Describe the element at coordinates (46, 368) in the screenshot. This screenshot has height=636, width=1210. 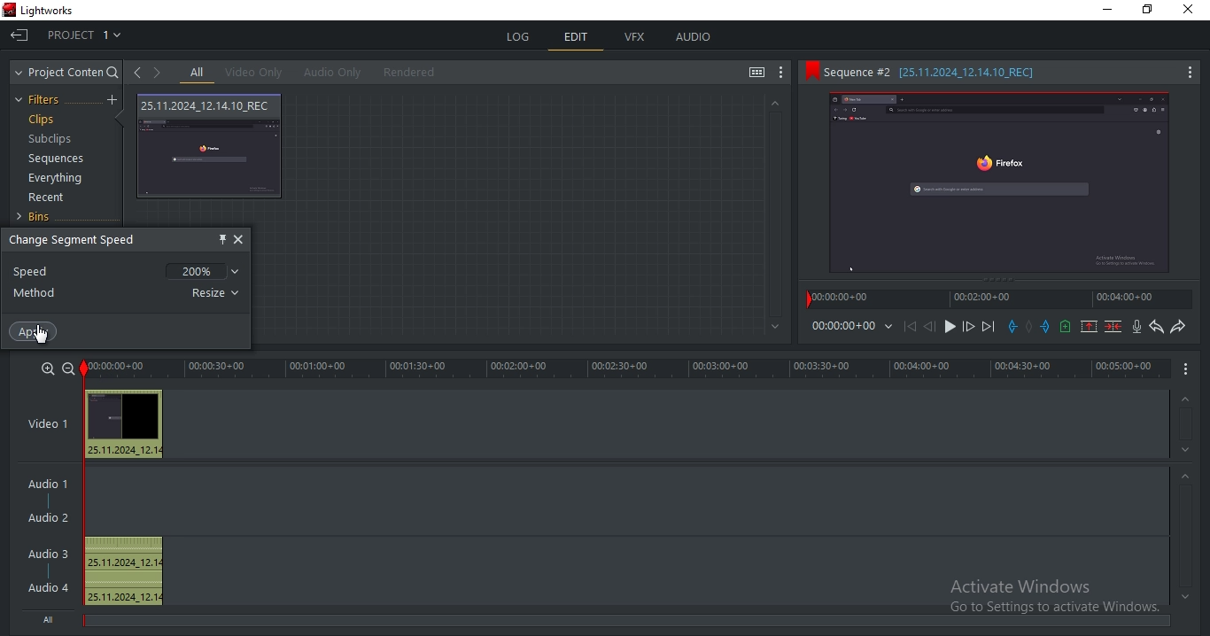
I see `zoom in` at that location.